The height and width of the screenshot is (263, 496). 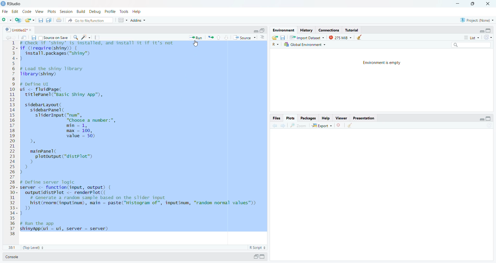 I want to click on Environment is empty, so click(x=383, y=63).